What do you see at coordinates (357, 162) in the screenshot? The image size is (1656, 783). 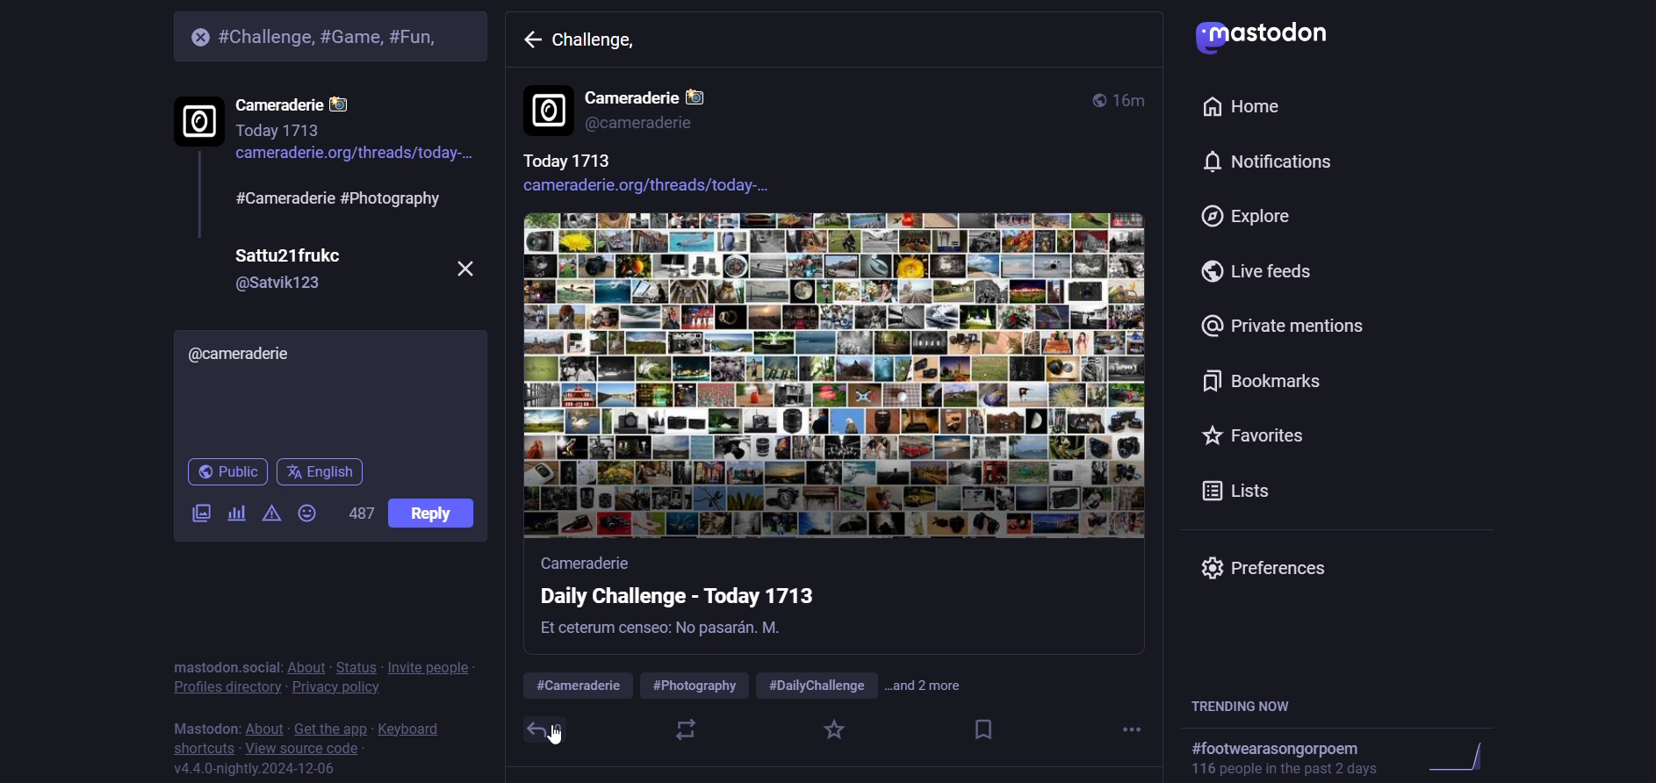 I see `EE ECE A
cameraderie.org/threads/today-...` at bounding box center [357, 162].